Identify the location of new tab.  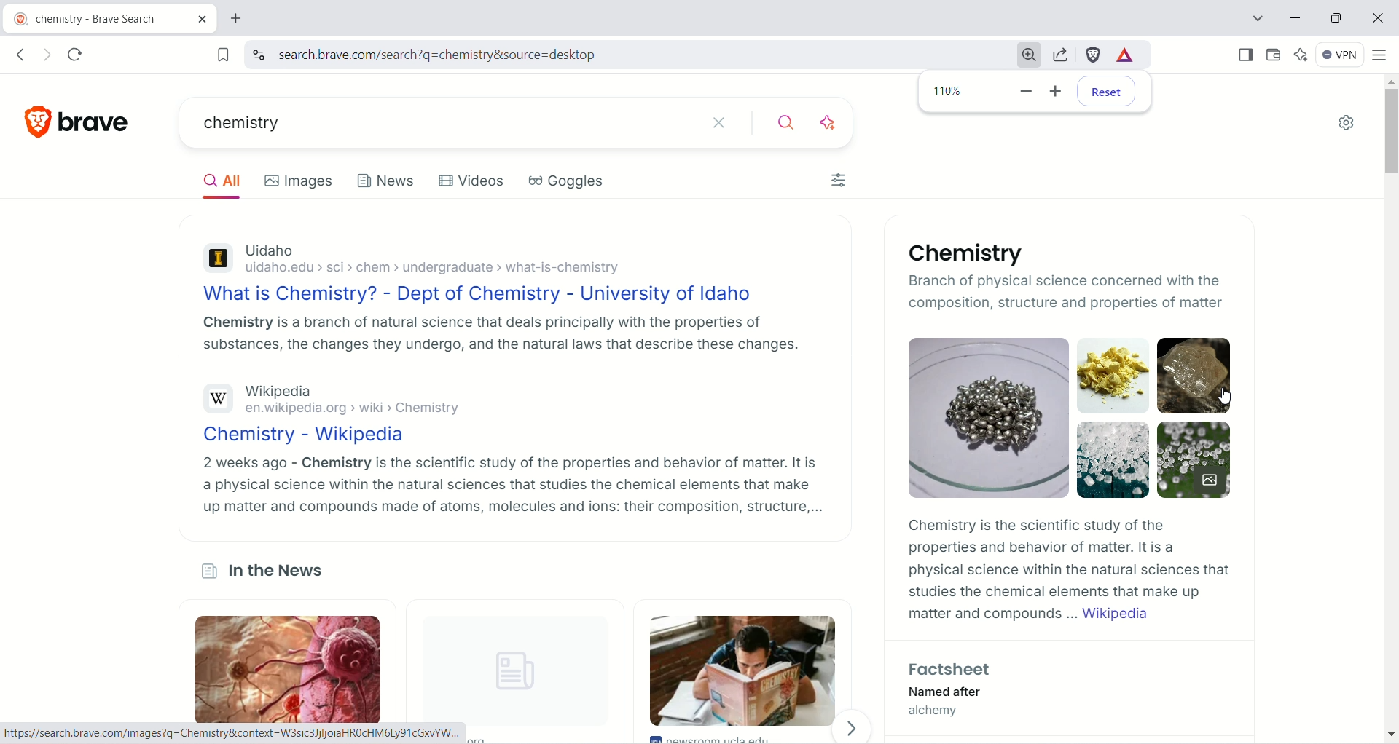
(238, 18).